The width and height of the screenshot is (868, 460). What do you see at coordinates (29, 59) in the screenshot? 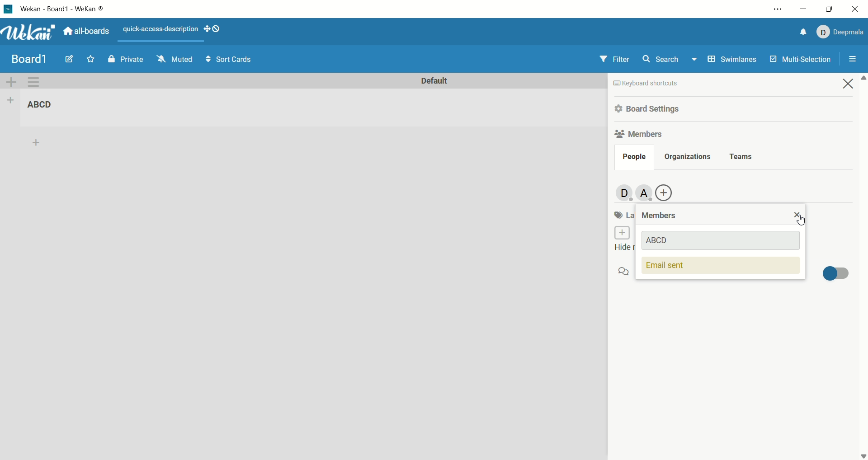
I see `title` at bounding box center [29, 59].